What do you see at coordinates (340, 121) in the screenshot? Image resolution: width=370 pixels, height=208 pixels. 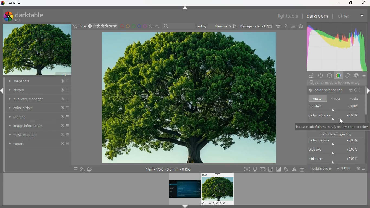 I see `cursor` at bounding box center [340, 121].